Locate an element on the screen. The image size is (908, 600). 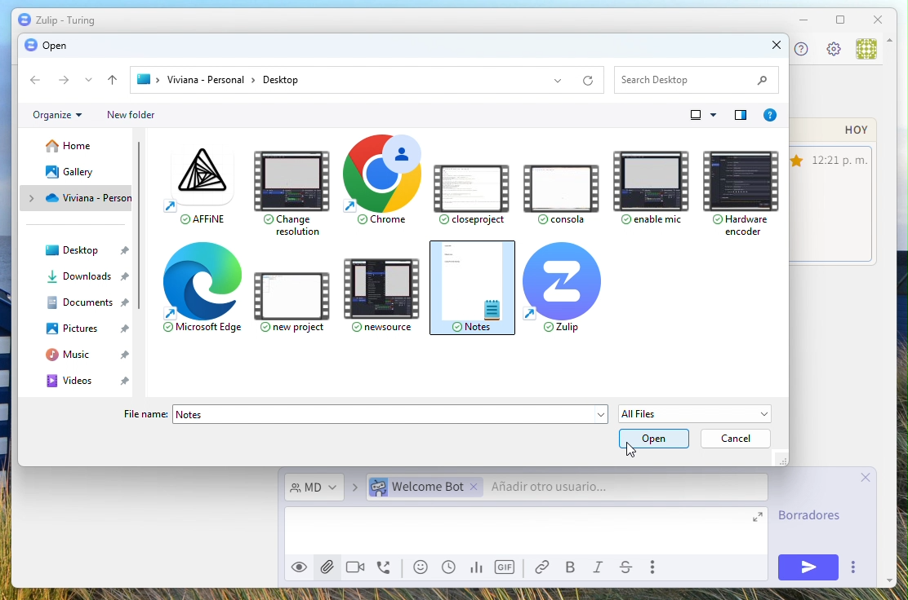
Gif is located at coordinates (506, 567).